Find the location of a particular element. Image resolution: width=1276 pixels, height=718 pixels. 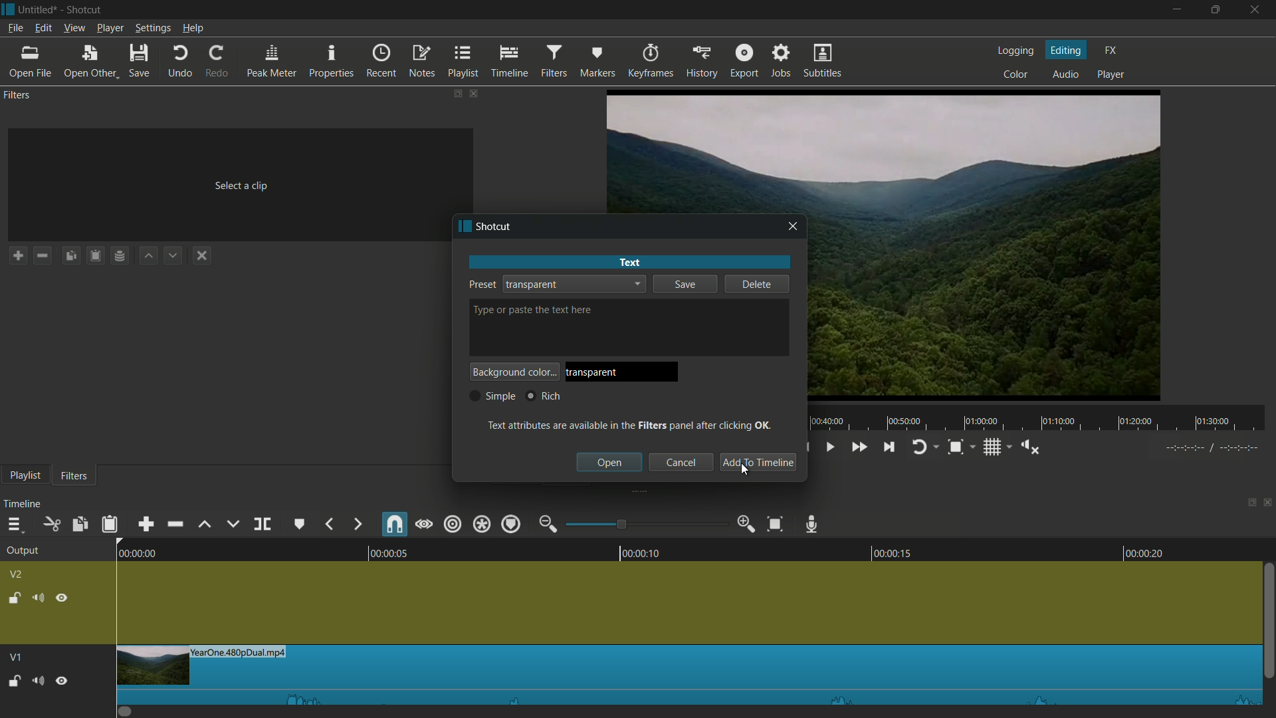

toggle snap is located at coordinates (956, 447).